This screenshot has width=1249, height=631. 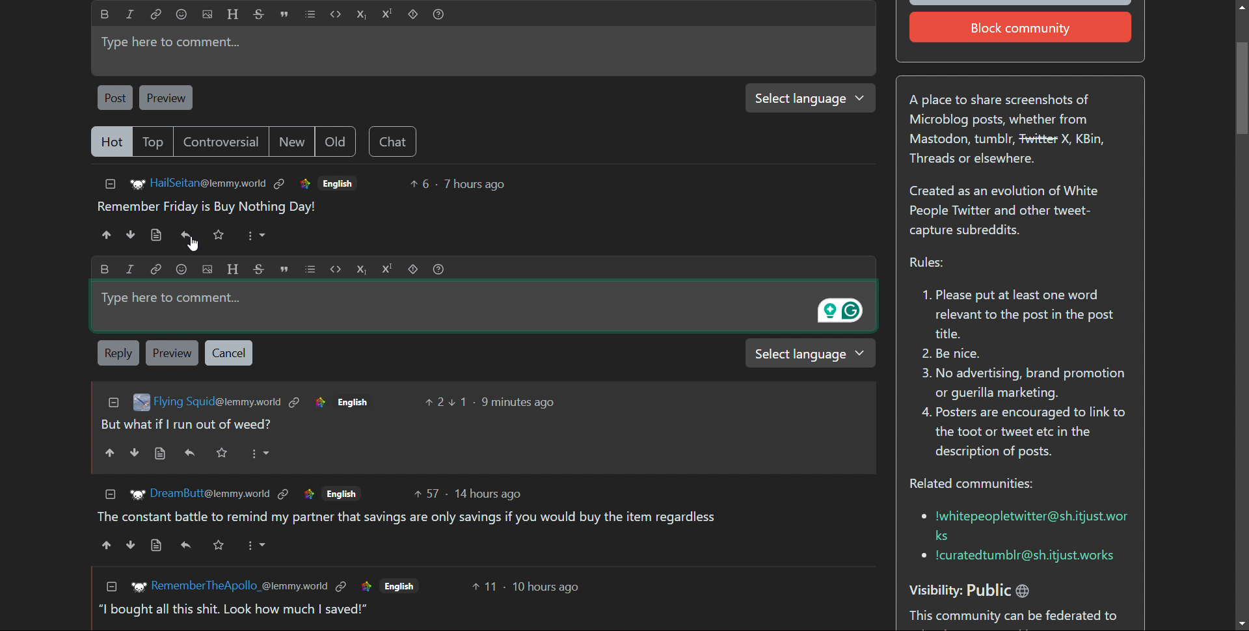 What do you see at coordinates (386, 269) in the screenshot?
I see `Superscript` at bounding box center [386, 269].